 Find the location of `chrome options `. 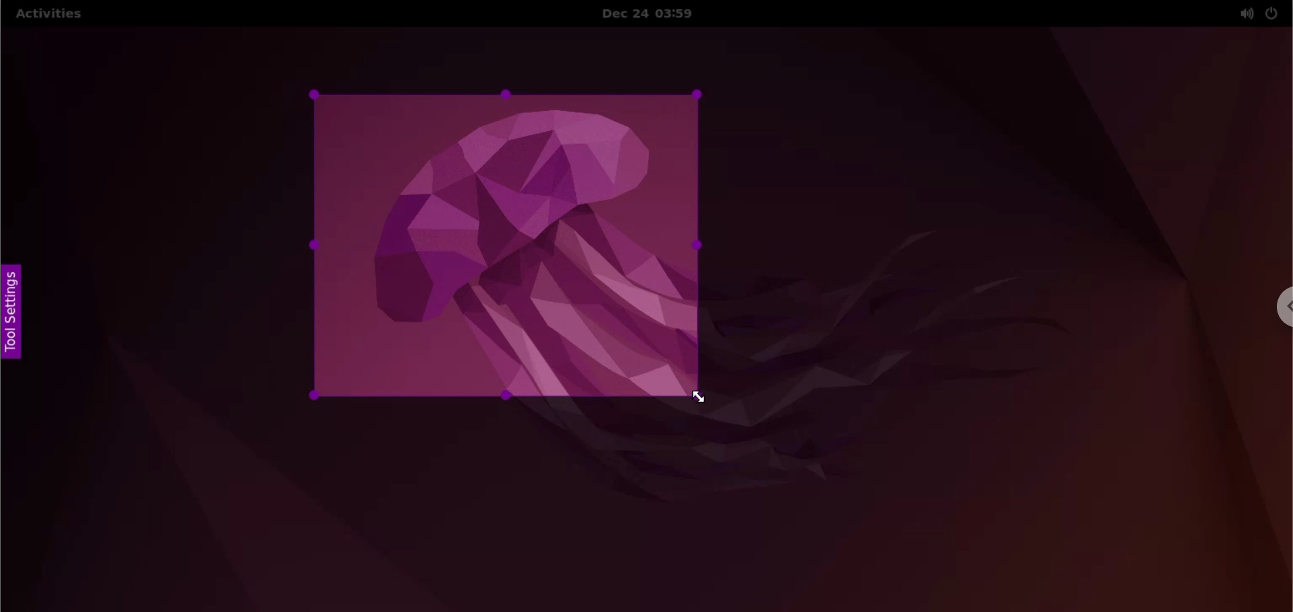

chrome options  is located at coordinates (1280, 309).